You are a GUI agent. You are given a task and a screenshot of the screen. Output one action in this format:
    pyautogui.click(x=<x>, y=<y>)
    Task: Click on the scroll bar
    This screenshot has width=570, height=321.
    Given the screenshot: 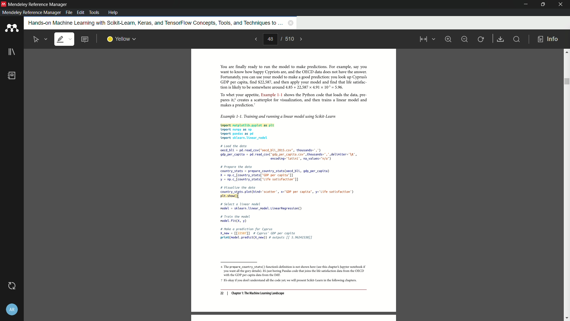 What is the action you would take?
    pyautogui.click(x=566, y=81)
    